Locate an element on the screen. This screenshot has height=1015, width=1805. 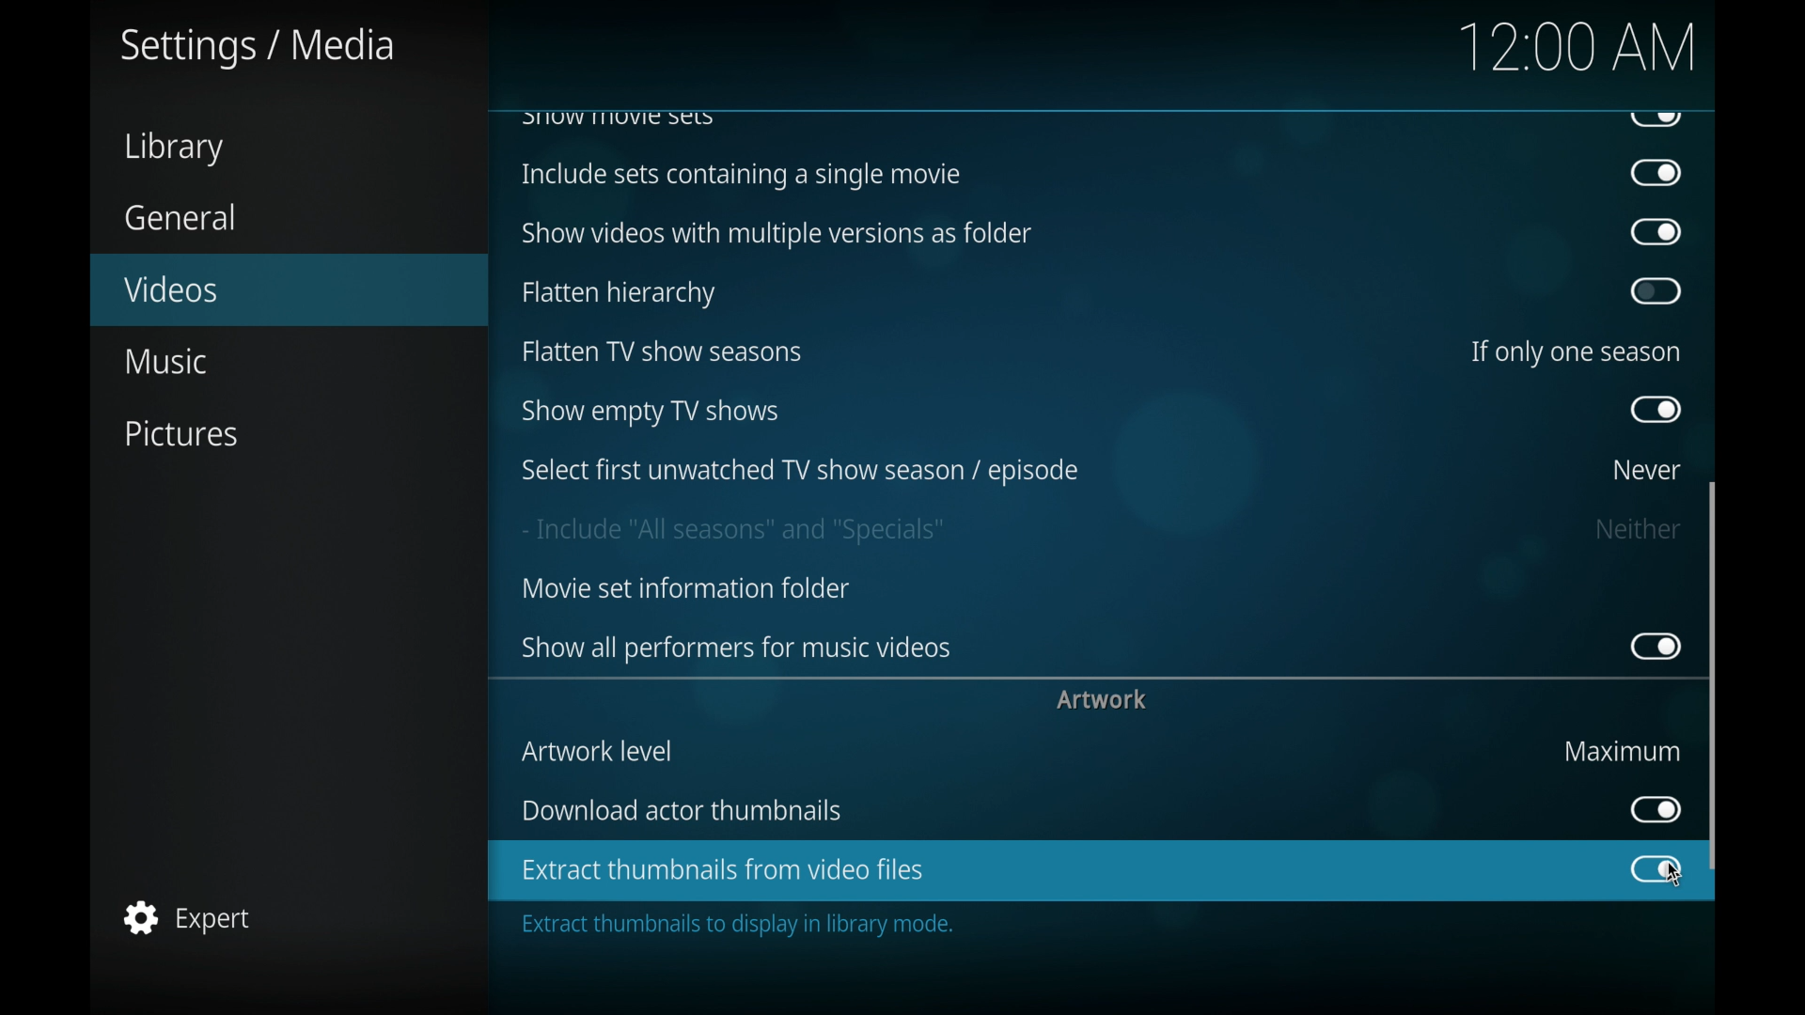
flatten hierarchy is located at coordinates (617, 293).